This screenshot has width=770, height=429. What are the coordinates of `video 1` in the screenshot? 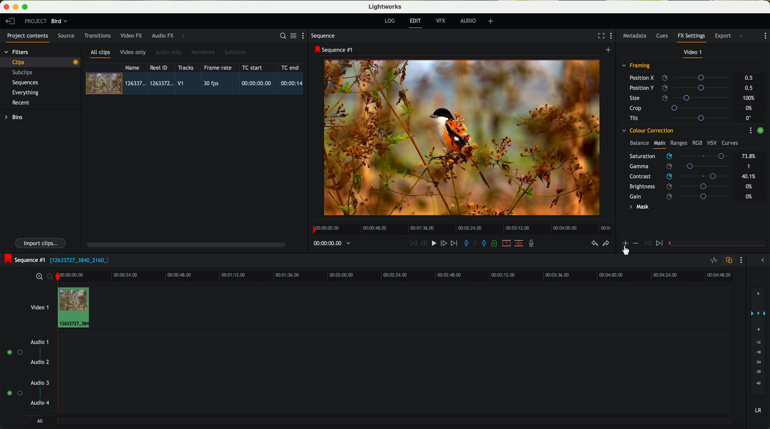 It's located at (693, 54).